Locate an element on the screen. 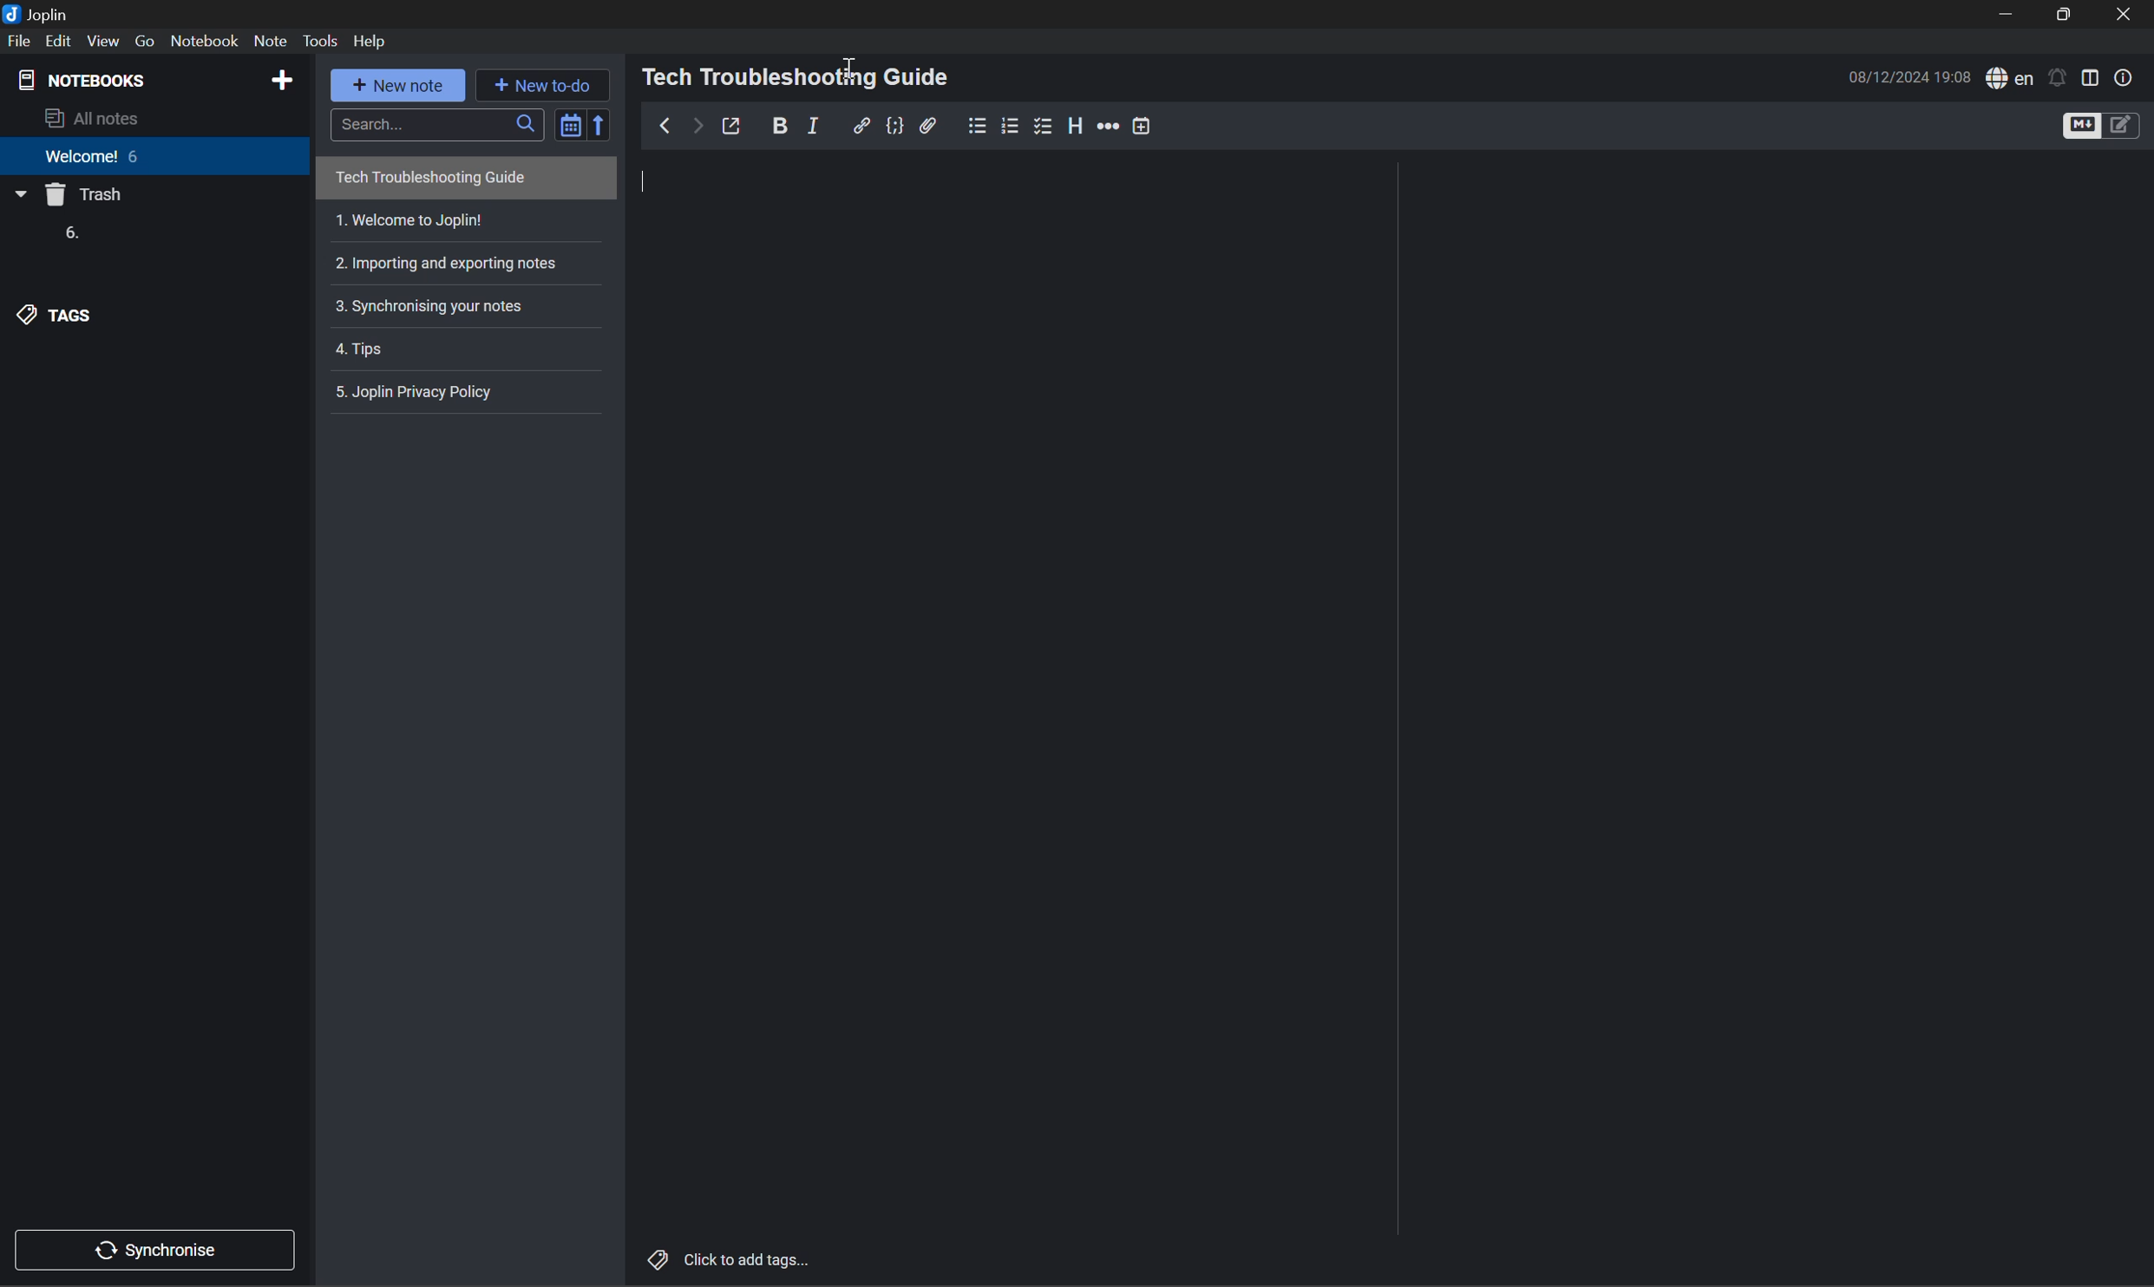  New note is located at coordinates (403, 87).